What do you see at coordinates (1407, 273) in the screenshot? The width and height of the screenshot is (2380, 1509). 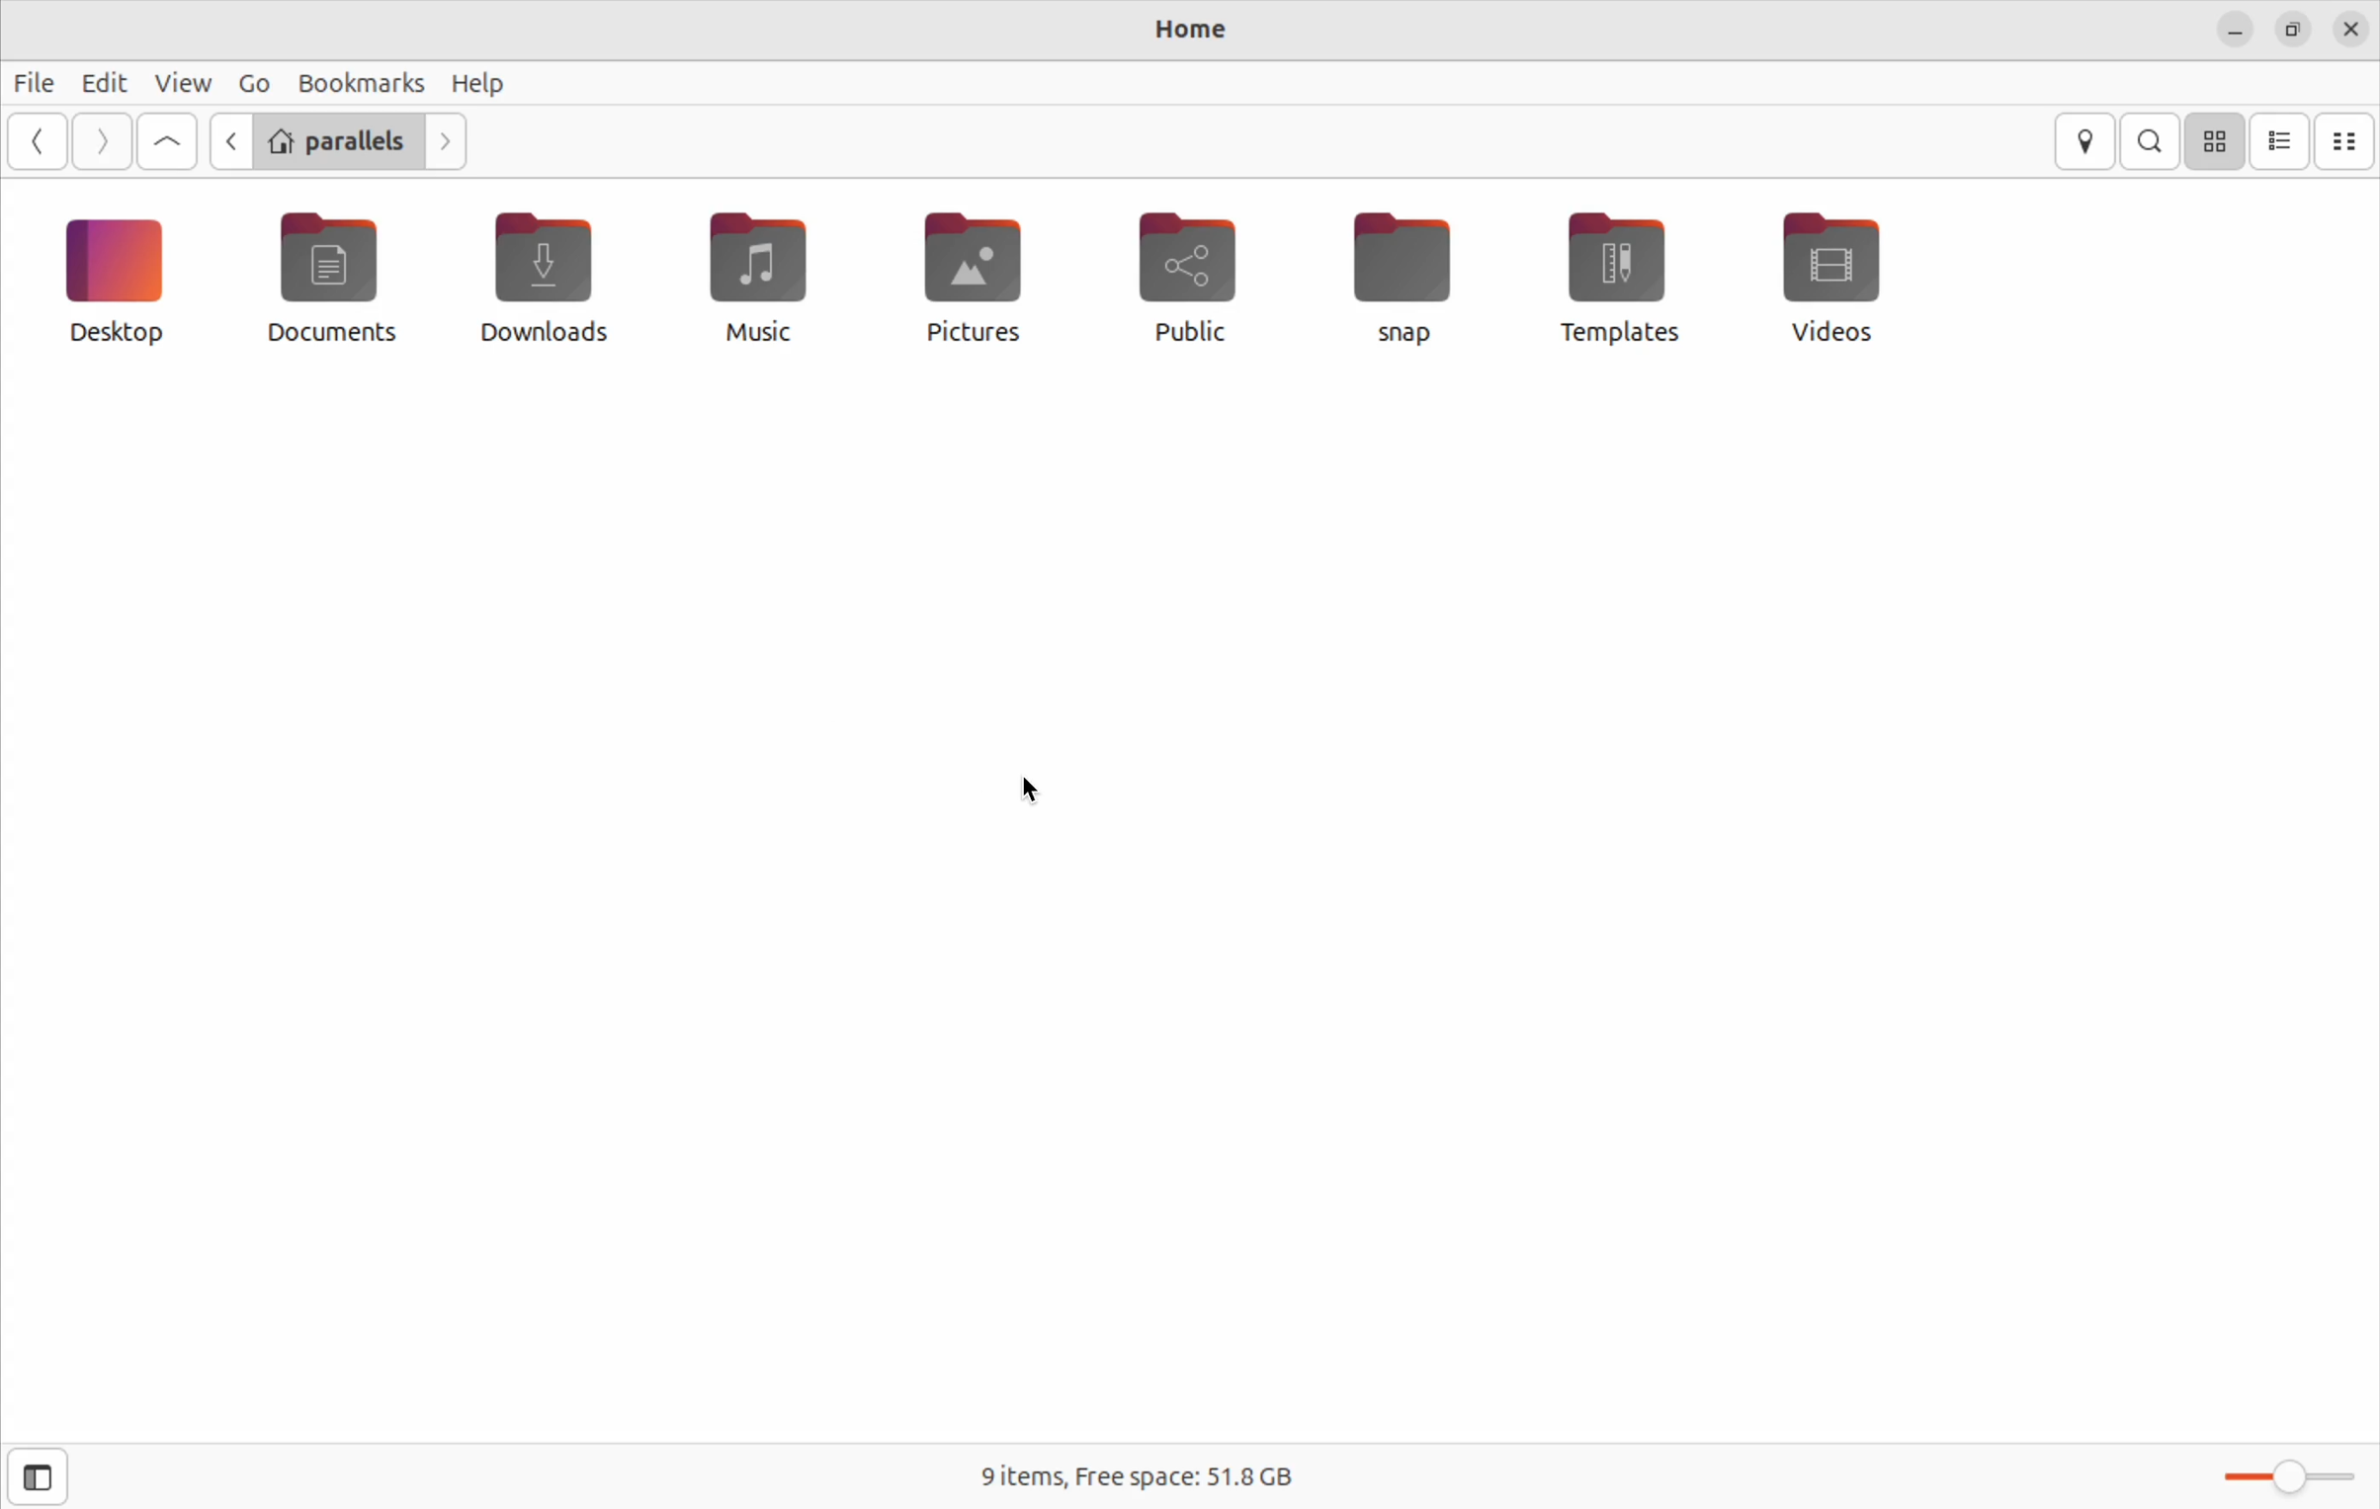 I see `Snap file` at bounding box center [1407, 273].